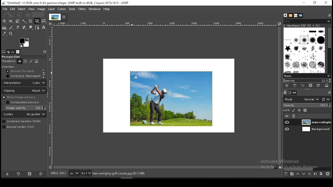 This screenshot has width=333, height=187. Describe the element at coordinates (25, 61) in the screenshot. I see `move layer` at that location.